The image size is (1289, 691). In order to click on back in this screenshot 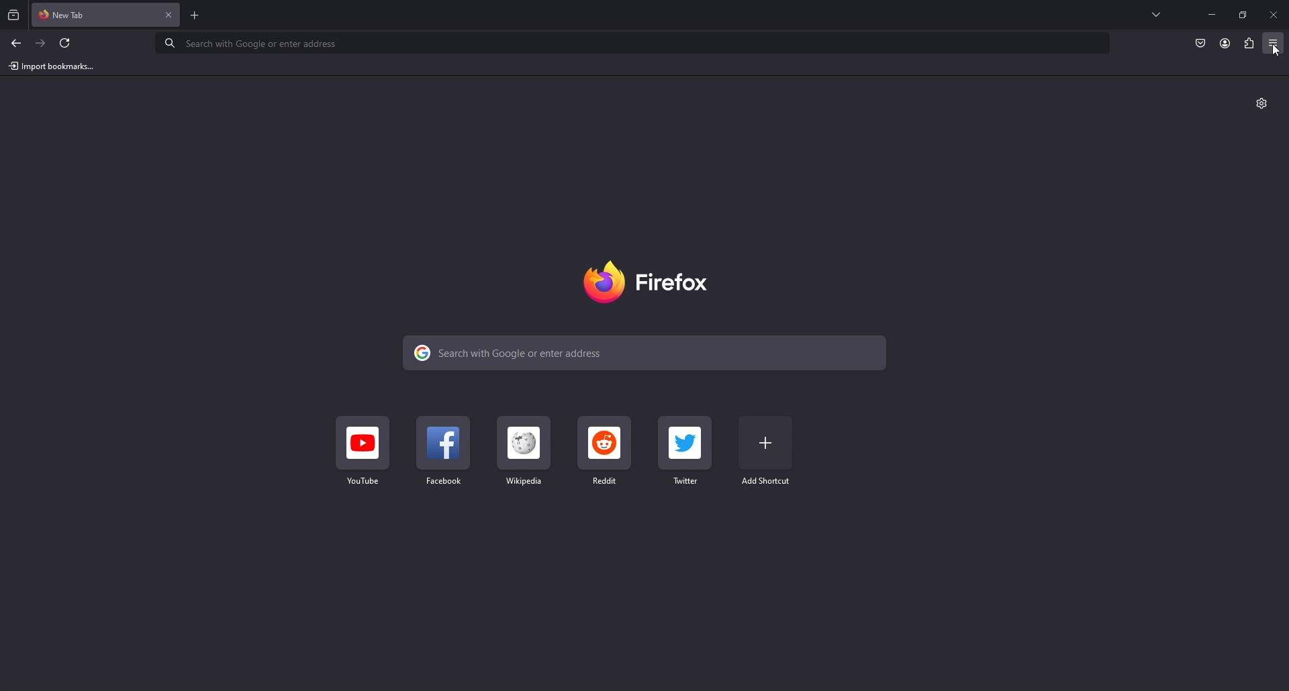, I will do `click(15, 43)`.